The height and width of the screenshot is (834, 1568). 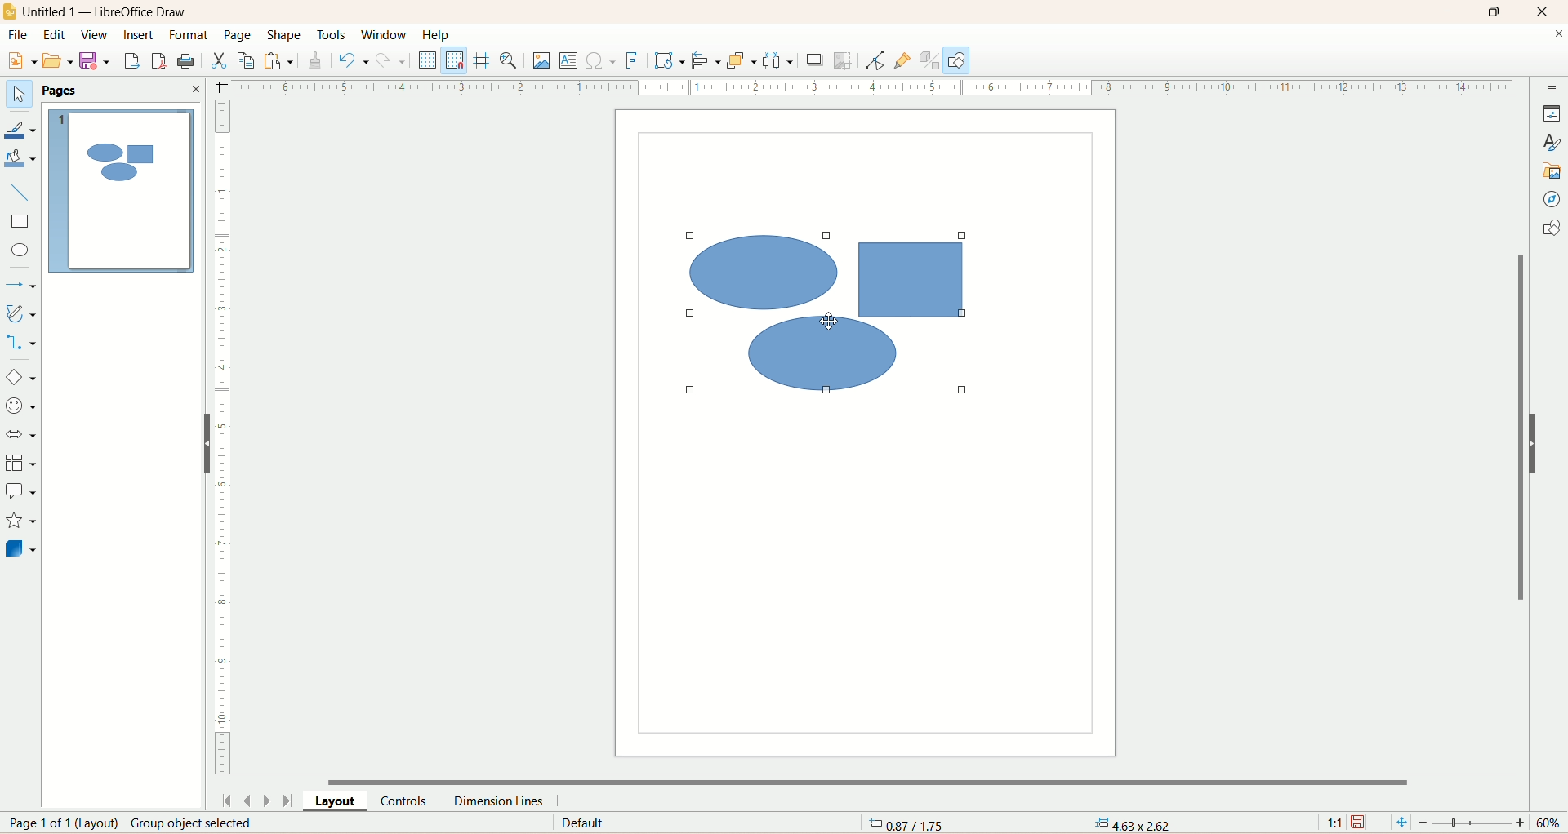 I want to click on layout, so click(x=336, y=799).